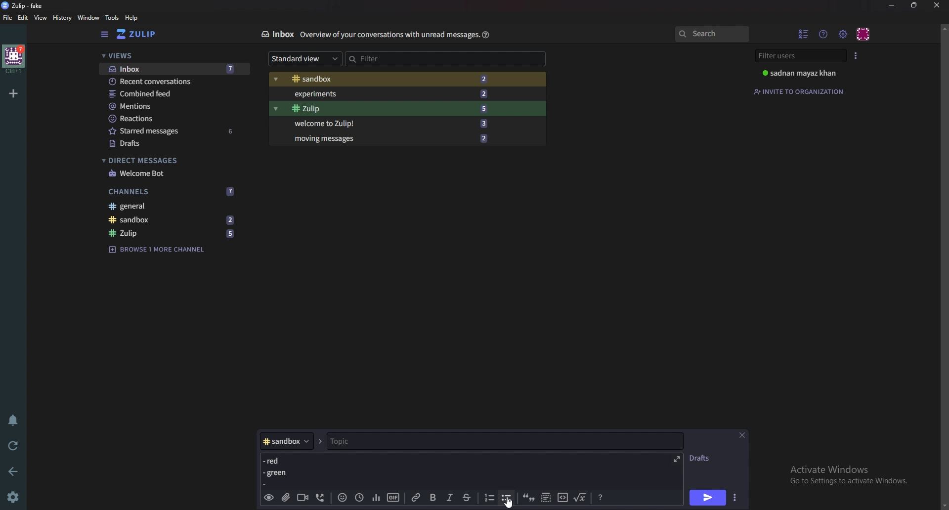  I want to click on Strike through, so click(467, 498).